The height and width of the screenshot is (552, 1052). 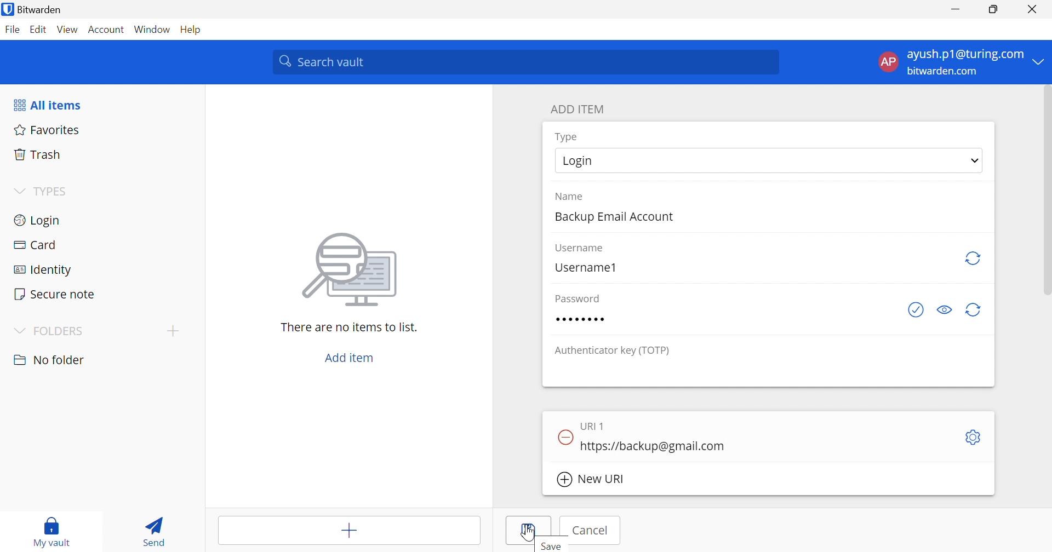 I want to click on Generate password, so click(x=976, y=311).